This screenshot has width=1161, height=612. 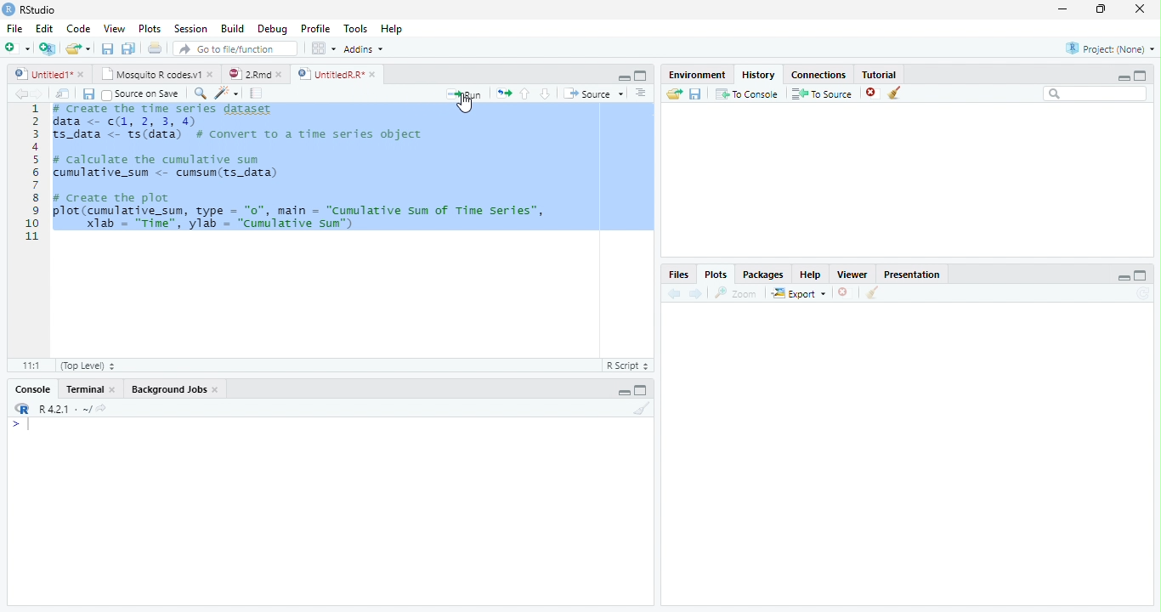 I want to click on Clear Console, so click(x=872, y=294).